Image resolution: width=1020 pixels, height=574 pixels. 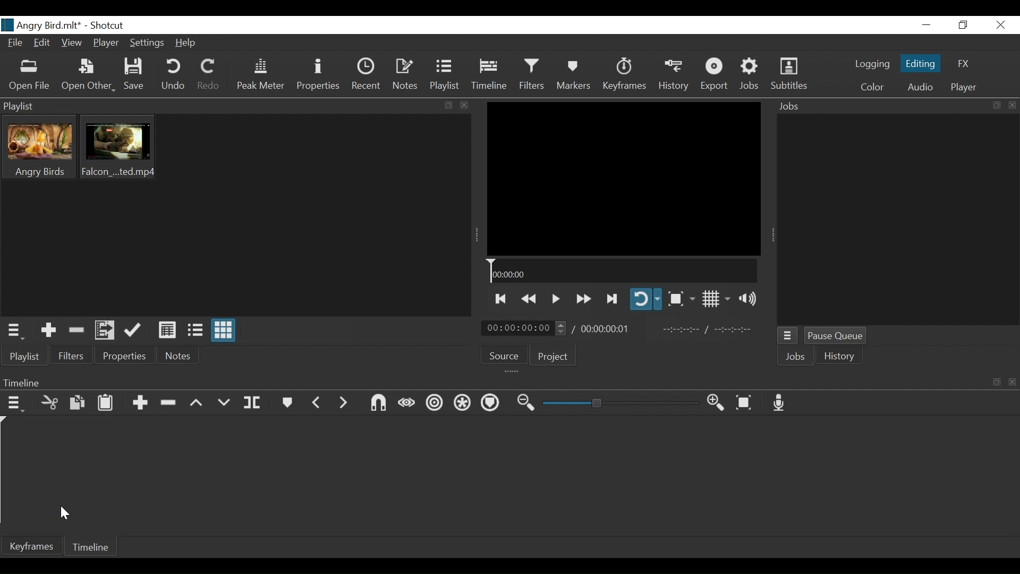 I want to click on Add files to the playlist, so click(x=104, y=330).